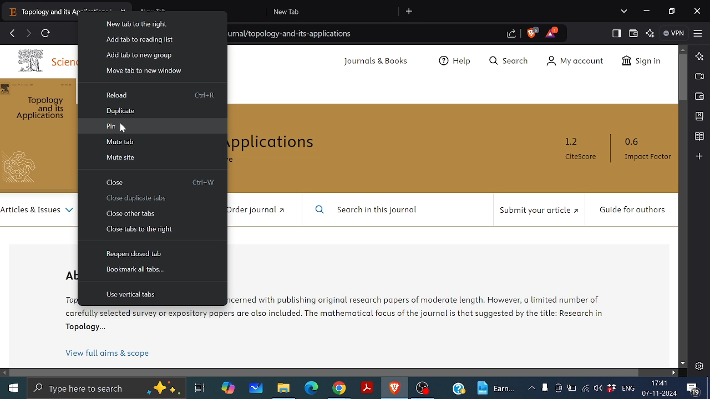  I want to click on info, so click(141, 322).